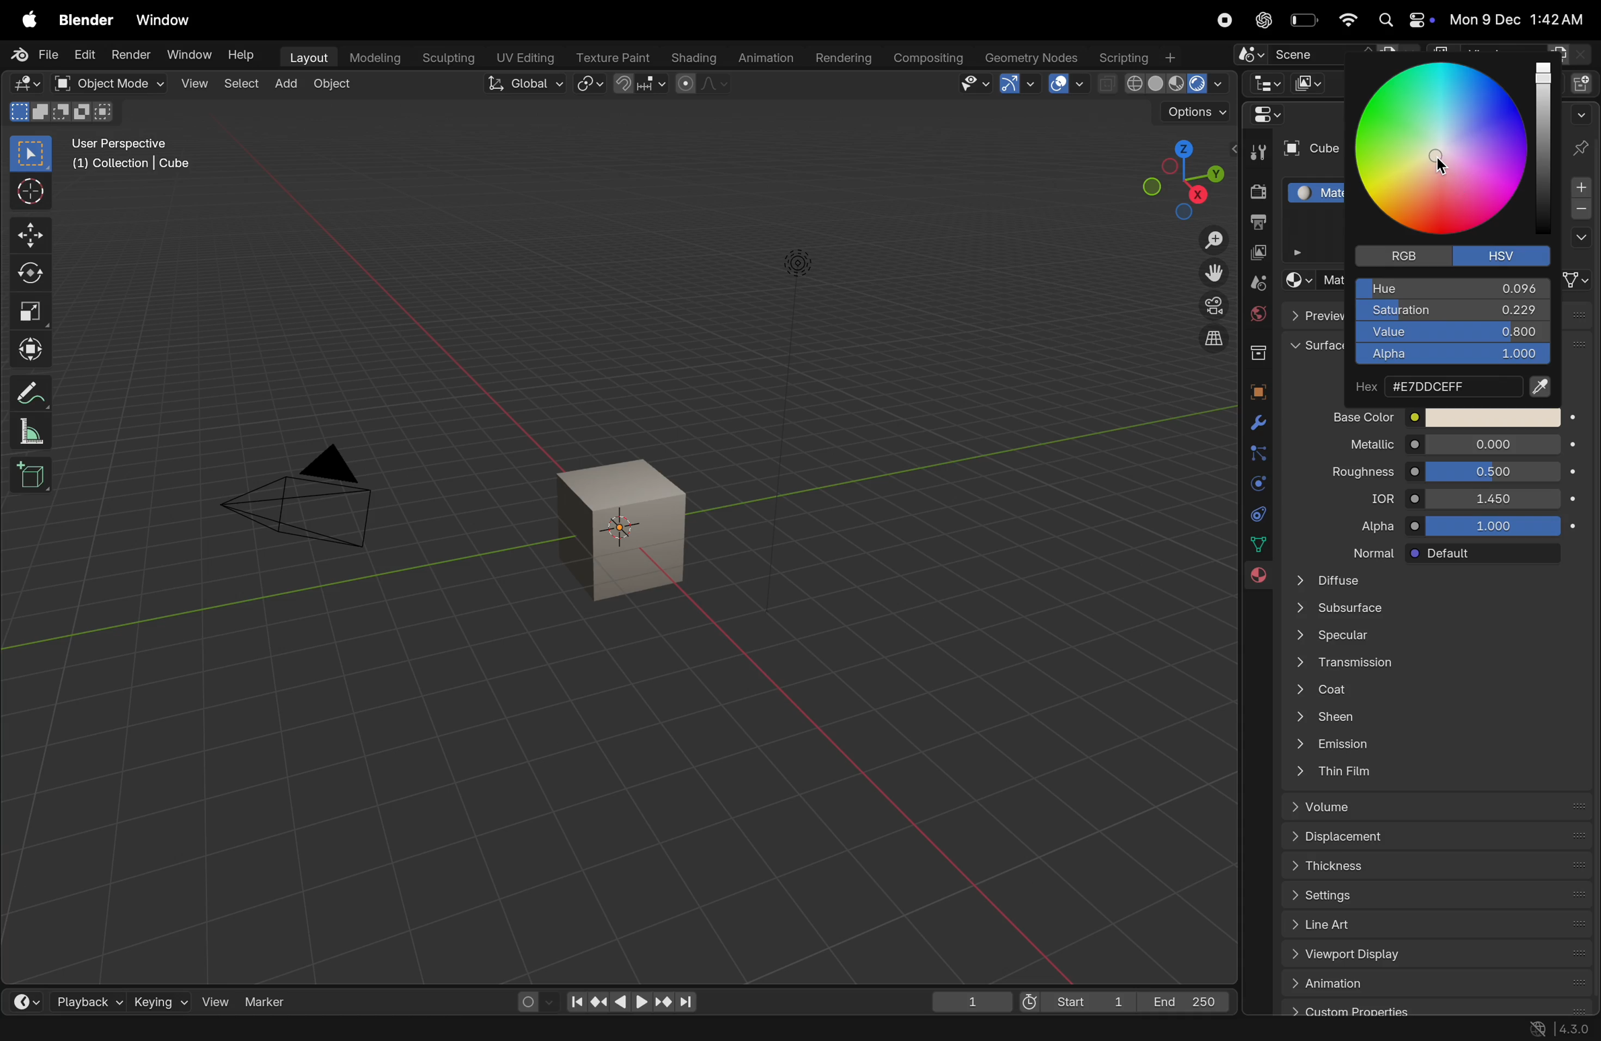 This screenshot has width=1601, height=1041. What do you see at coordinates (1363, 527) in the screenshot?
I see `alpha` at bounding box center [1363, 527].